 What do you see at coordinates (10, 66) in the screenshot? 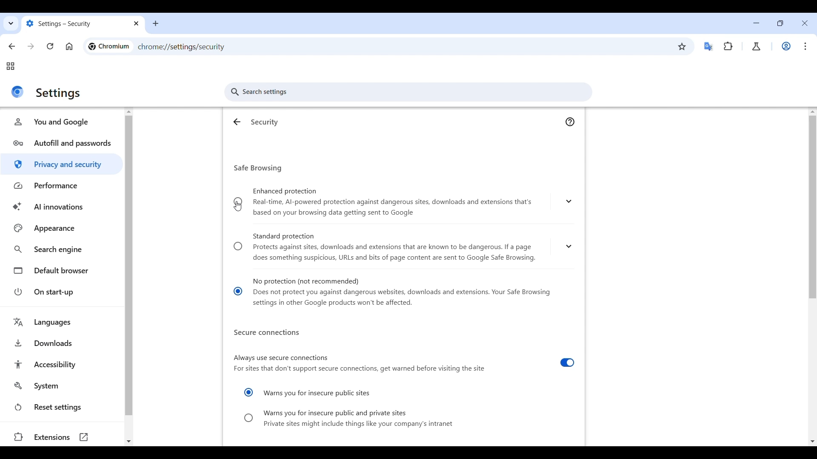
I see `Tab groups` at bounding box center [10, 66].